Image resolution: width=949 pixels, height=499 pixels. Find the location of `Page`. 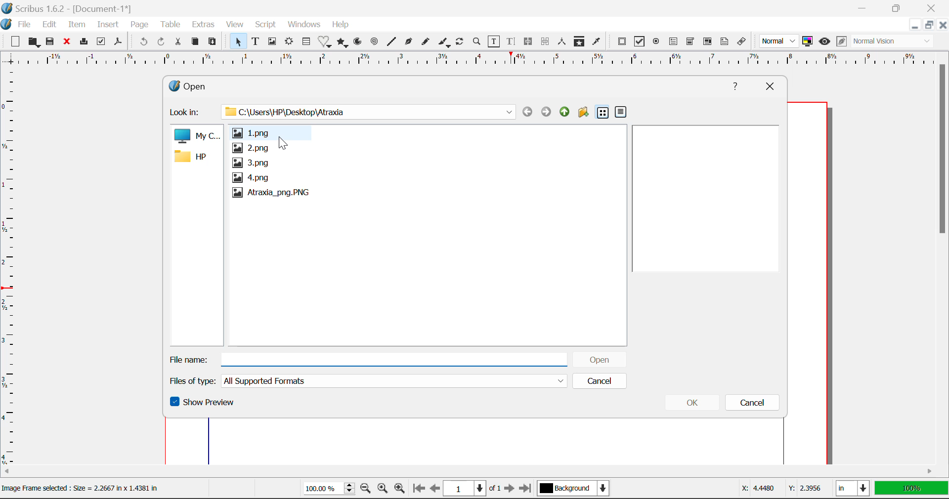

Page is located at coordinates (140, 25).